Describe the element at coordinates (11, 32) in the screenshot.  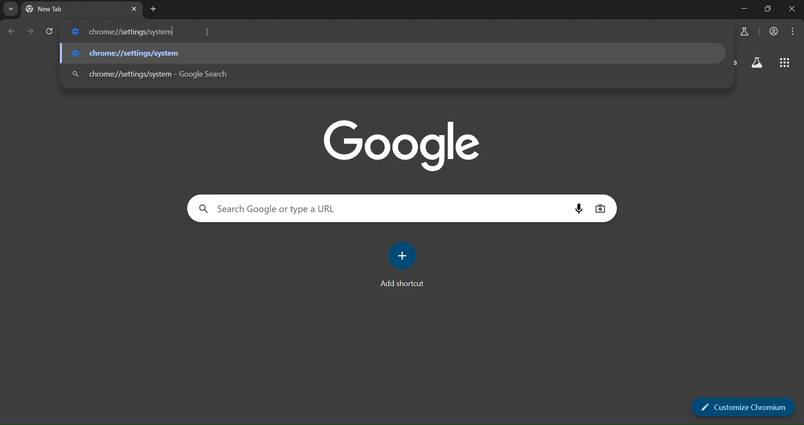
I see `go back one page` at that location.